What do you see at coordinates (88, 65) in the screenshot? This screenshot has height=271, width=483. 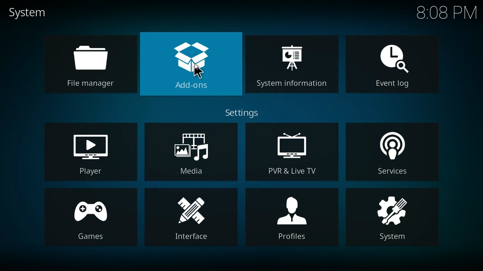 I see `file manager` at bounding box center [88, 65].